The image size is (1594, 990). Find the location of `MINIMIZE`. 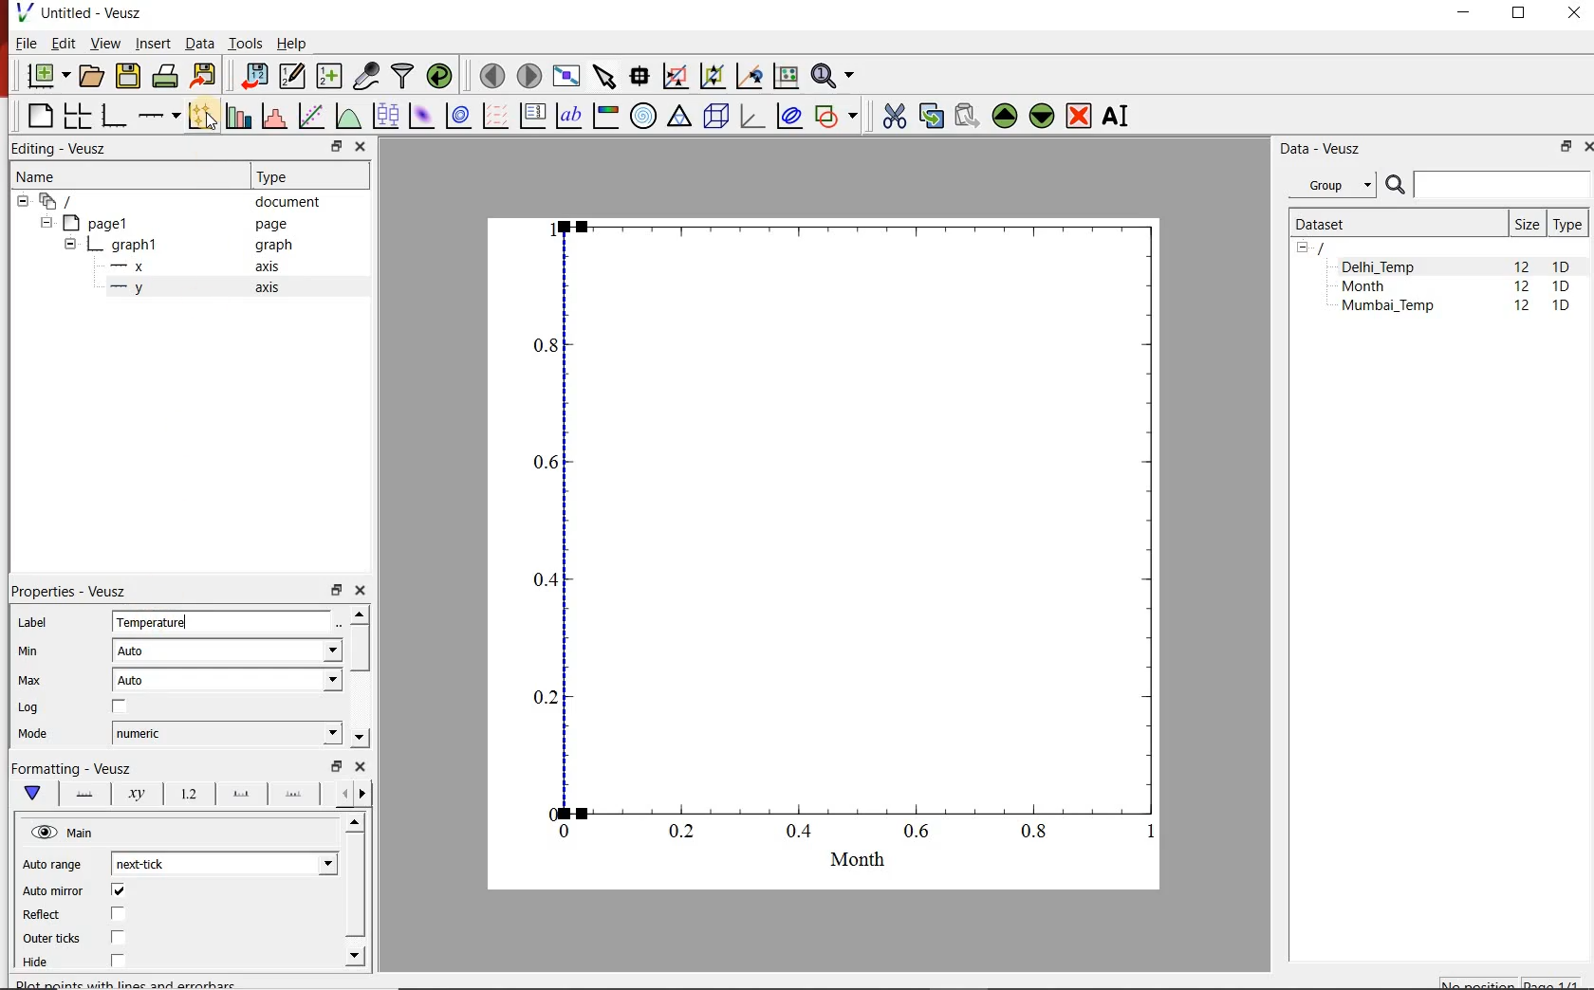

MINIMIZE is located at coordinates (1465, 13).